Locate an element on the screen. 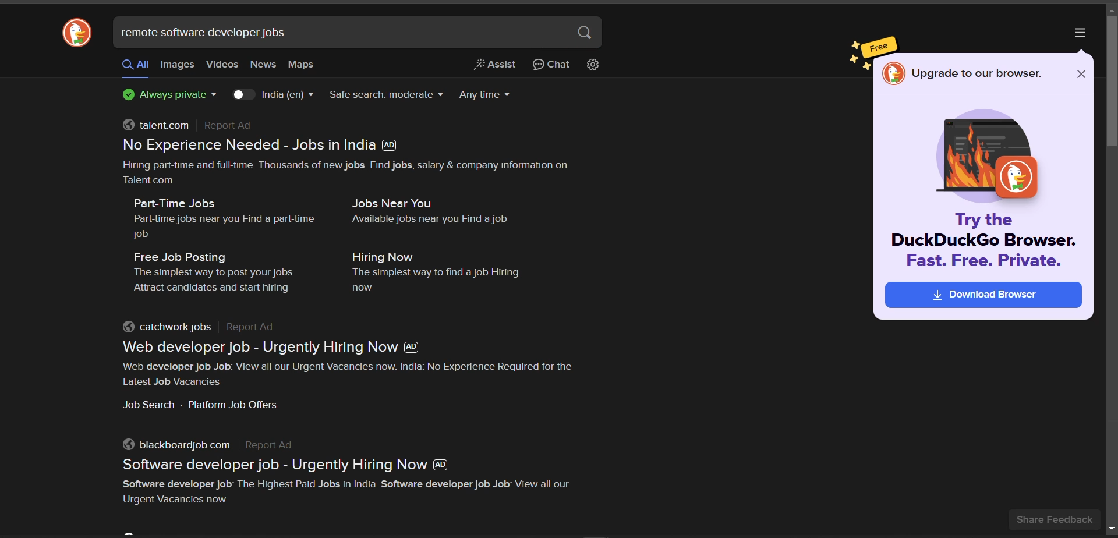 Image resolution: width=1118 pixels, height=538 pixels. Web developer job - Urgently Hiring Now is located at coordinates (281, 347).